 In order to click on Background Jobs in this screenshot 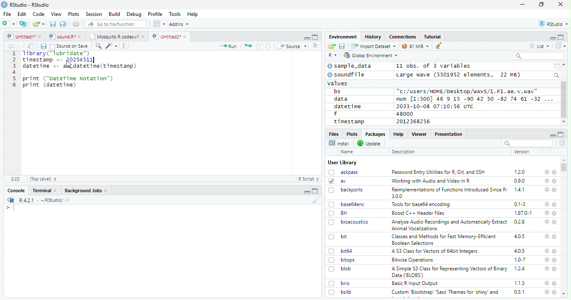, I will do `click(86, 191)`.